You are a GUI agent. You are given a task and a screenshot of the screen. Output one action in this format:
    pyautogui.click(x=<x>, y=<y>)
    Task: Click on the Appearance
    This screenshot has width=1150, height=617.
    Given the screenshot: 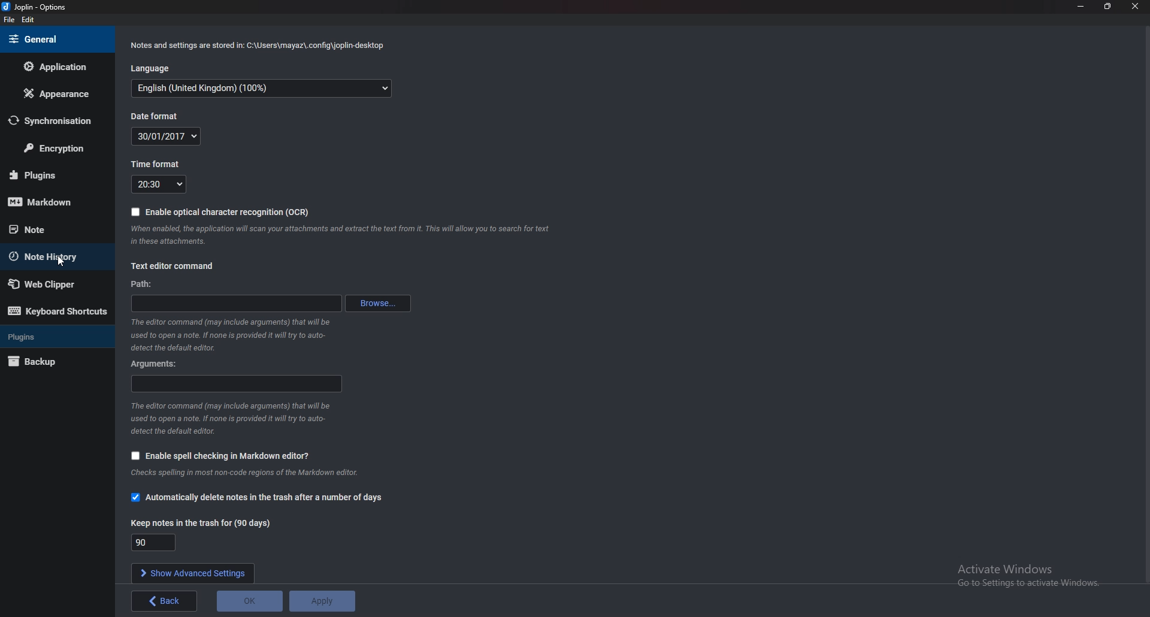 What is the action you would take?
    pyautogui.click(x=54, y=96)
    